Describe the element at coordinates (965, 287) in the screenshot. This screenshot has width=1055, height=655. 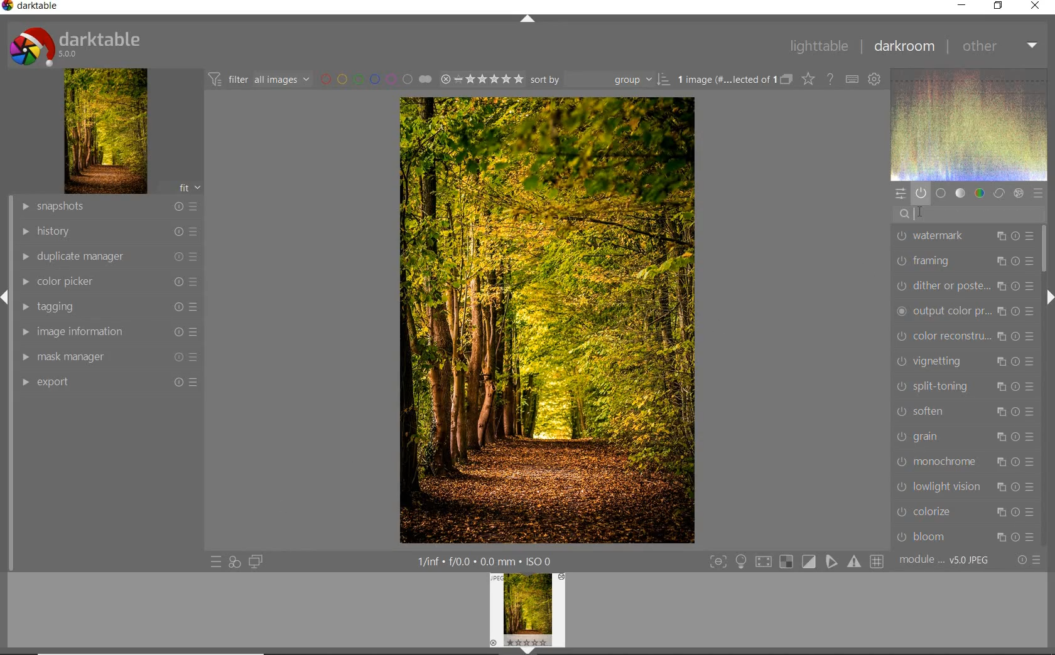
I see `dither or paste` at that location.